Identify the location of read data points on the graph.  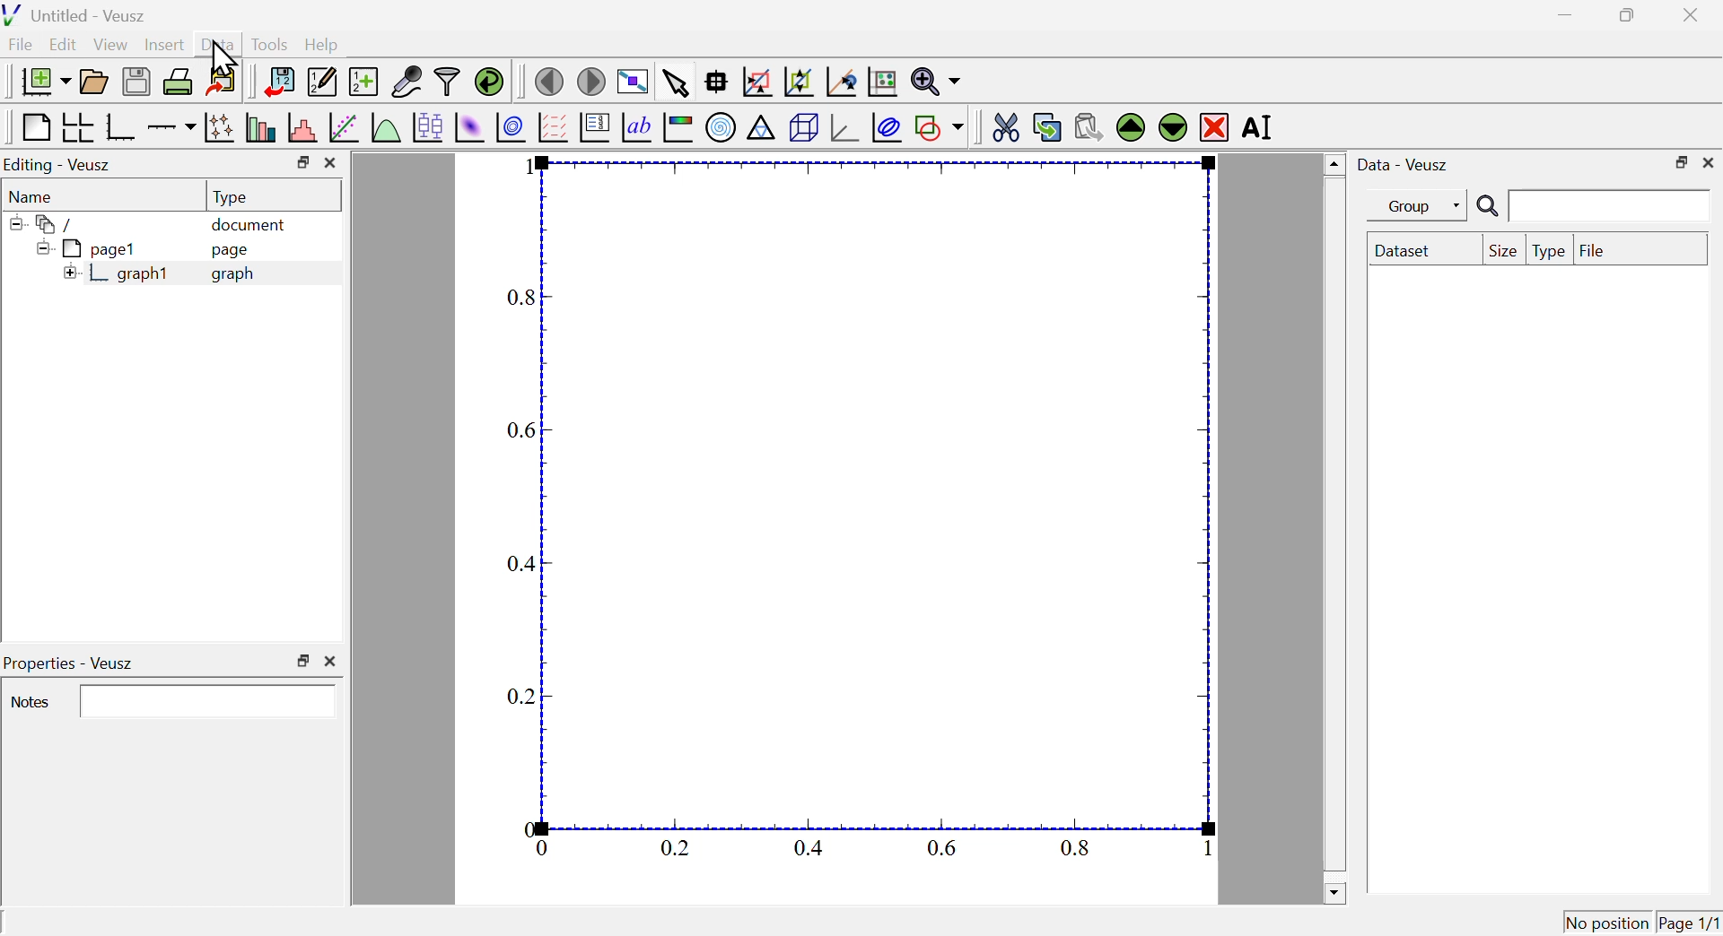
(718, 82).